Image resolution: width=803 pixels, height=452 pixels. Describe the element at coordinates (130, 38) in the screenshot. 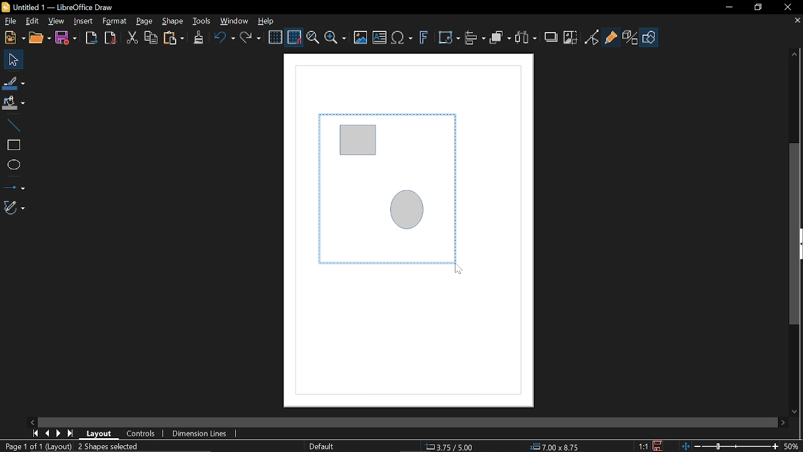

I see `Cut` at that location.